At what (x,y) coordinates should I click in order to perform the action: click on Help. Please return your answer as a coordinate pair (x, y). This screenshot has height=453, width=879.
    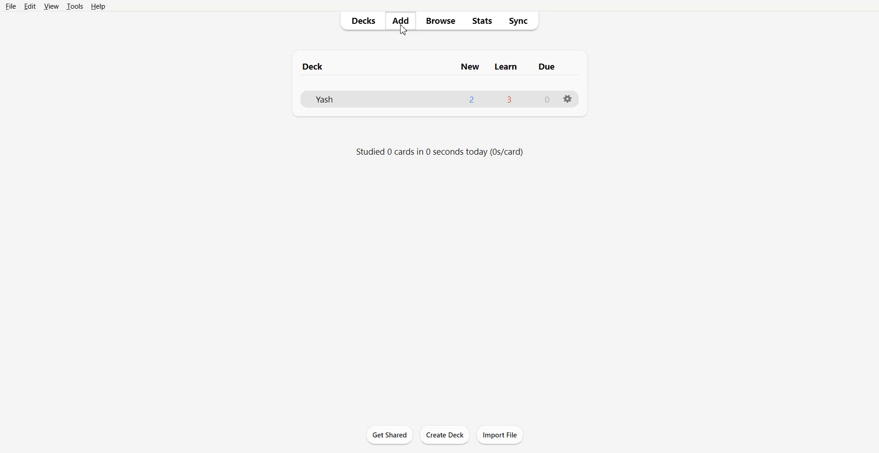
    Looking at the image, I should click on (98, 6).